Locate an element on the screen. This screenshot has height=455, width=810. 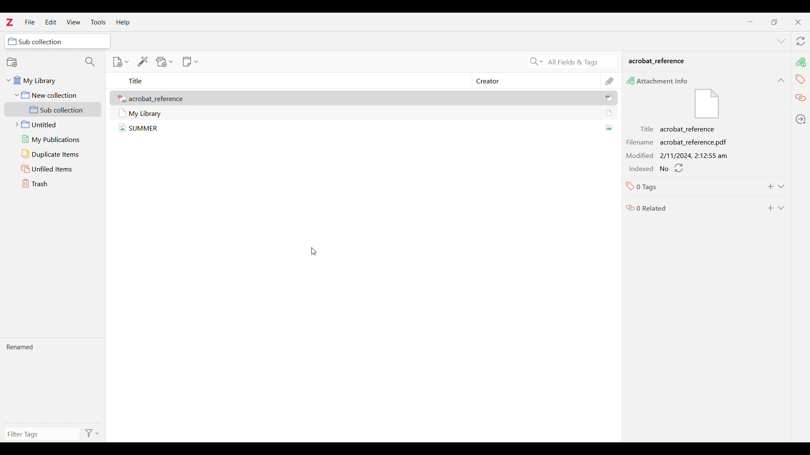
Minimize is located at coordinates (750, 22).